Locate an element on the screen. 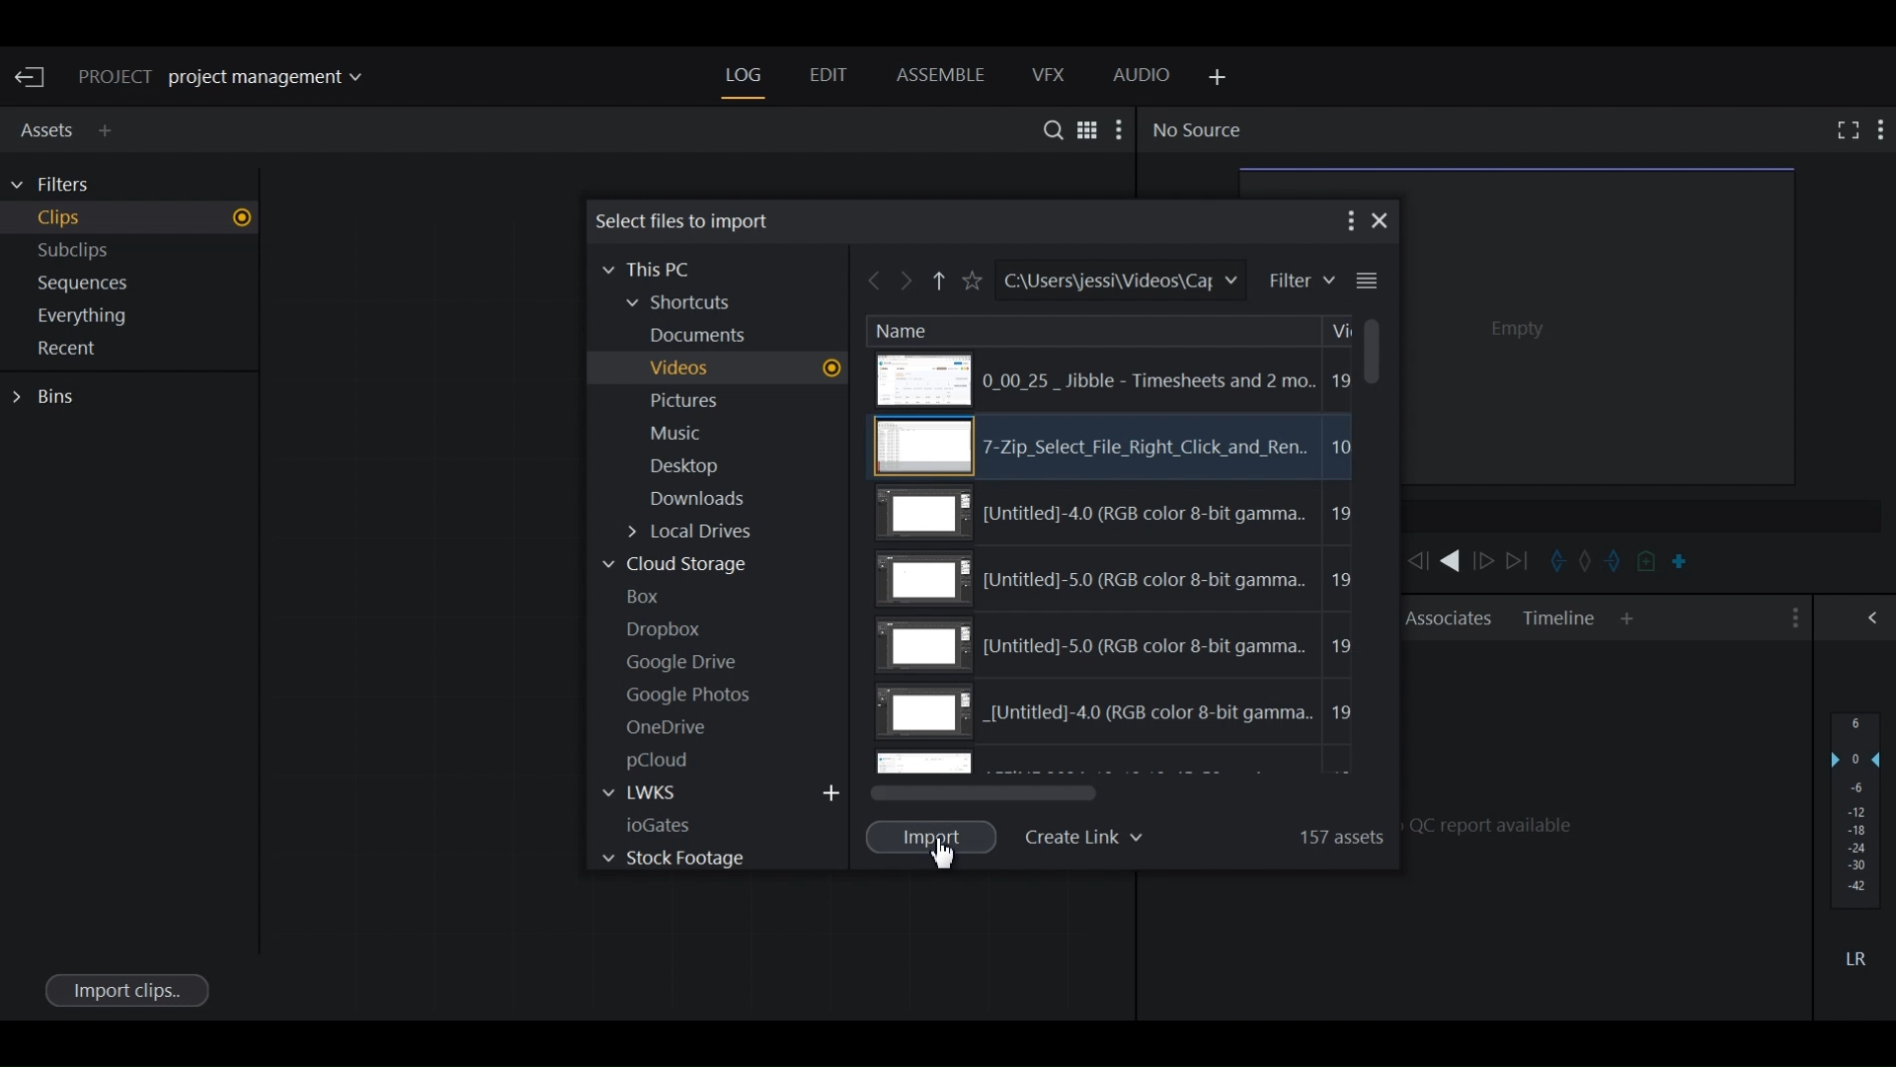  Filters is located at coordinates (61, 185).